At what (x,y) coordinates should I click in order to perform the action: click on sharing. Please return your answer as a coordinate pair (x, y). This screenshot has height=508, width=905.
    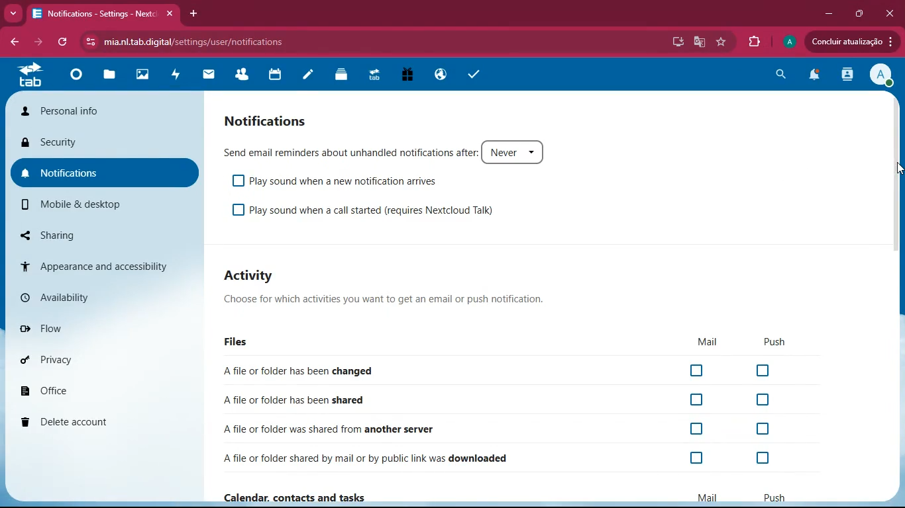
    Looking at the image, I should click on (79, 233).